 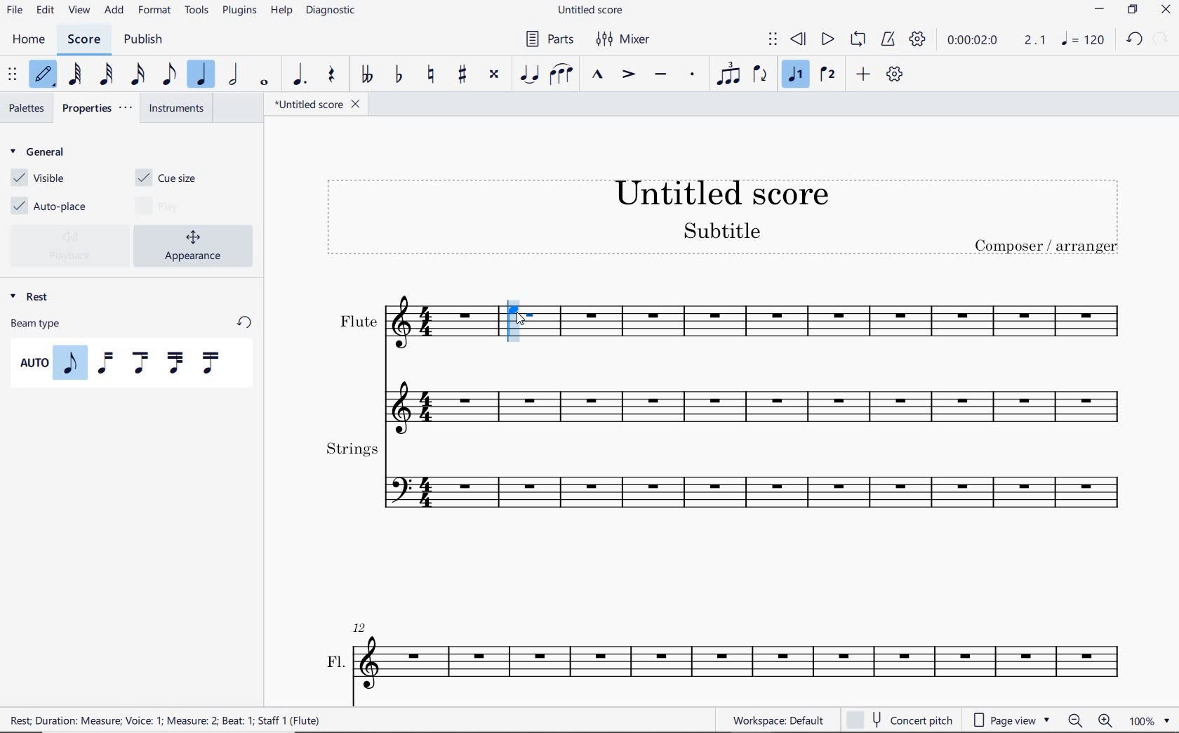 What do you see at coordinates (178, 720) in the screenshot?
I see `REST DURATION` at bounding box center [178, 720].